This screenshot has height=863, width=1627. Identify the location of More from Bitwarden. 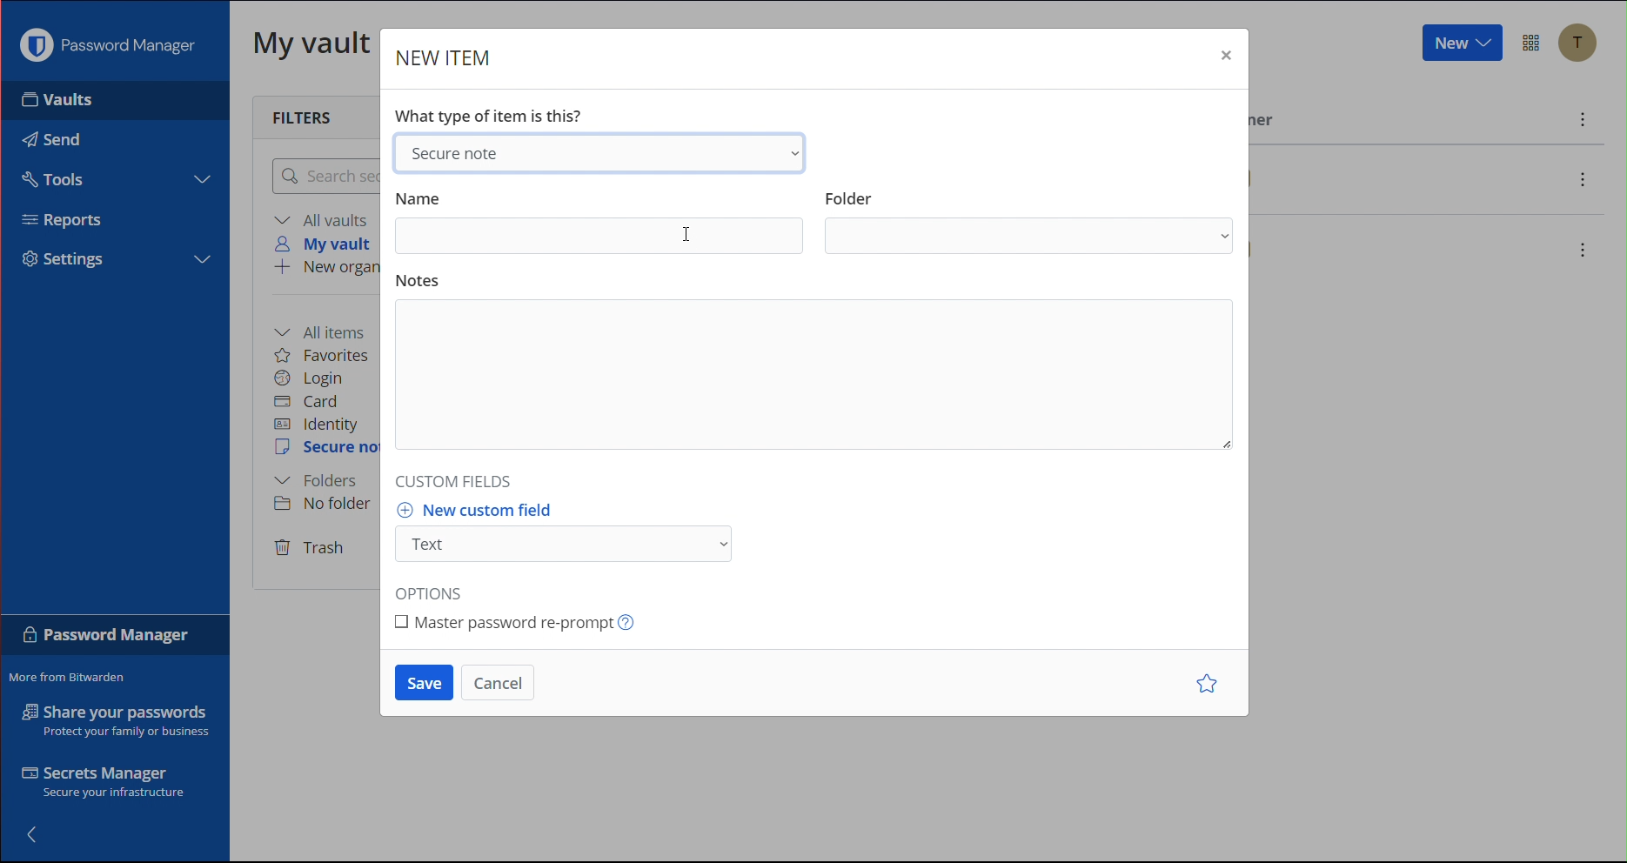
(72, 674).